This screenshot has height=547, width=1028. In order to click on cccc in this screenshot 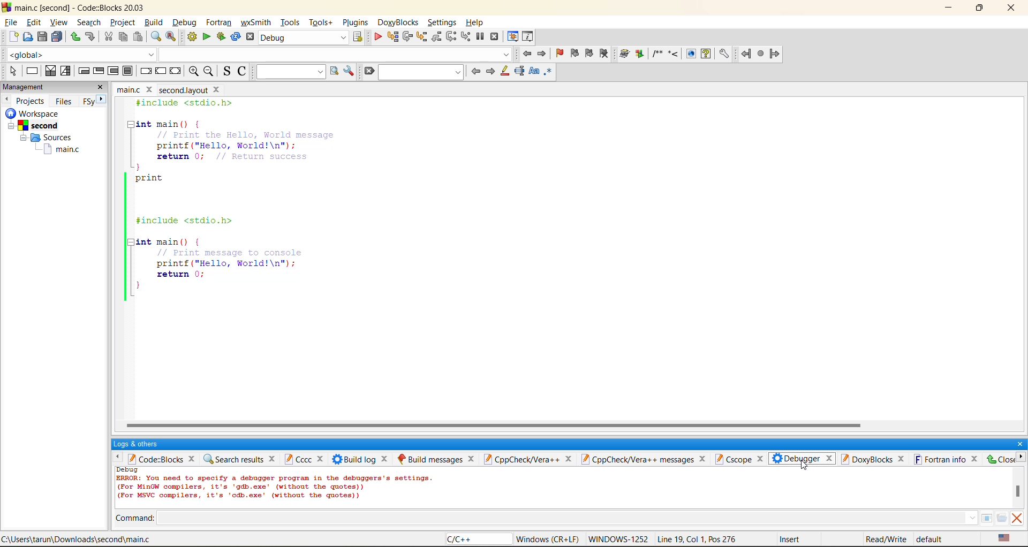, I will do `click(304, 458)`.